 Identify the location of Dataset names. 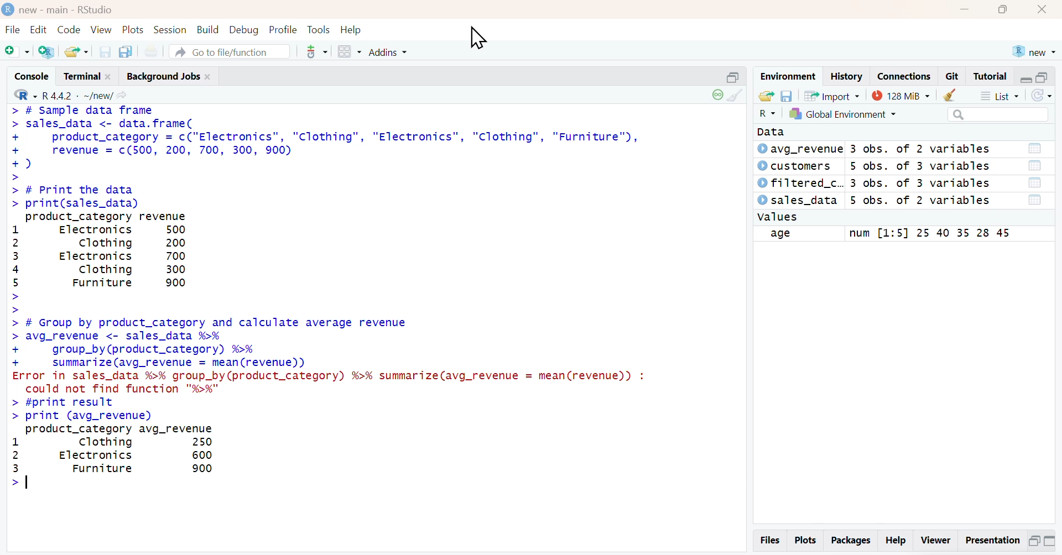
(799, 175).